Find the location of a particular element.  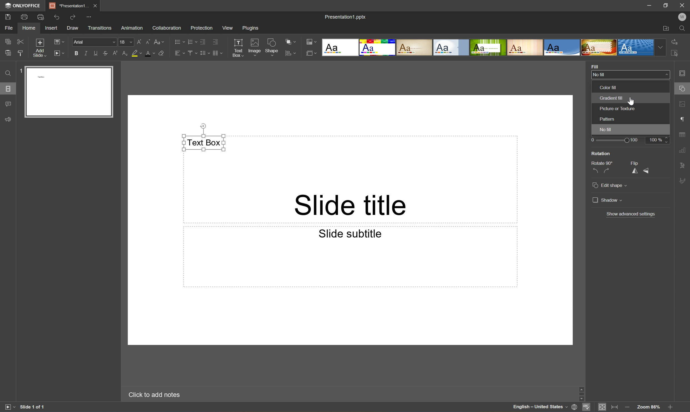

Restore Down is located at coordinates (667, 4).